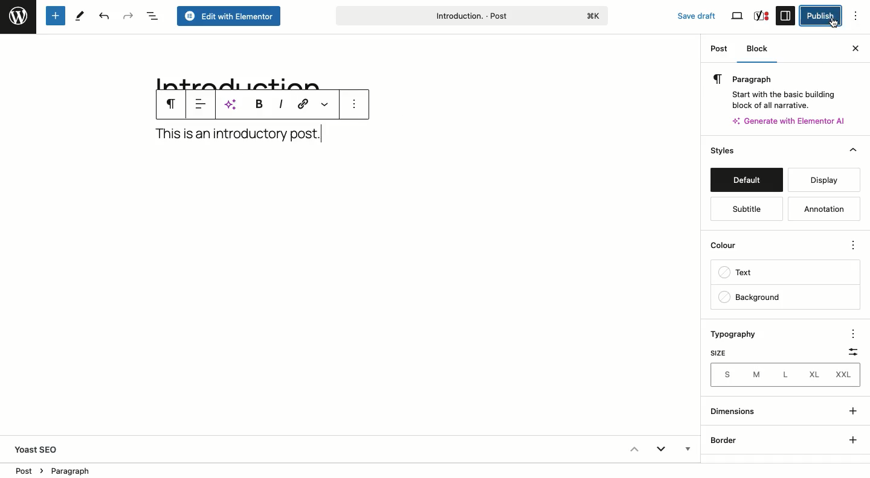 Image resolution: width=870 pixels, height=478 pixels. What do you see at coordinates (834, 22) in the screenshot?
I see `Cursor` at bounding box center [834, 22].